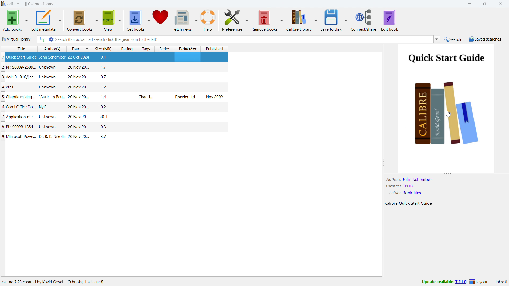 The width and height of the screenshot is (509, 286). What do you see at coordinates (394, 193) in the screenshot?
I see `Folder` at bounding box center [394, 193].